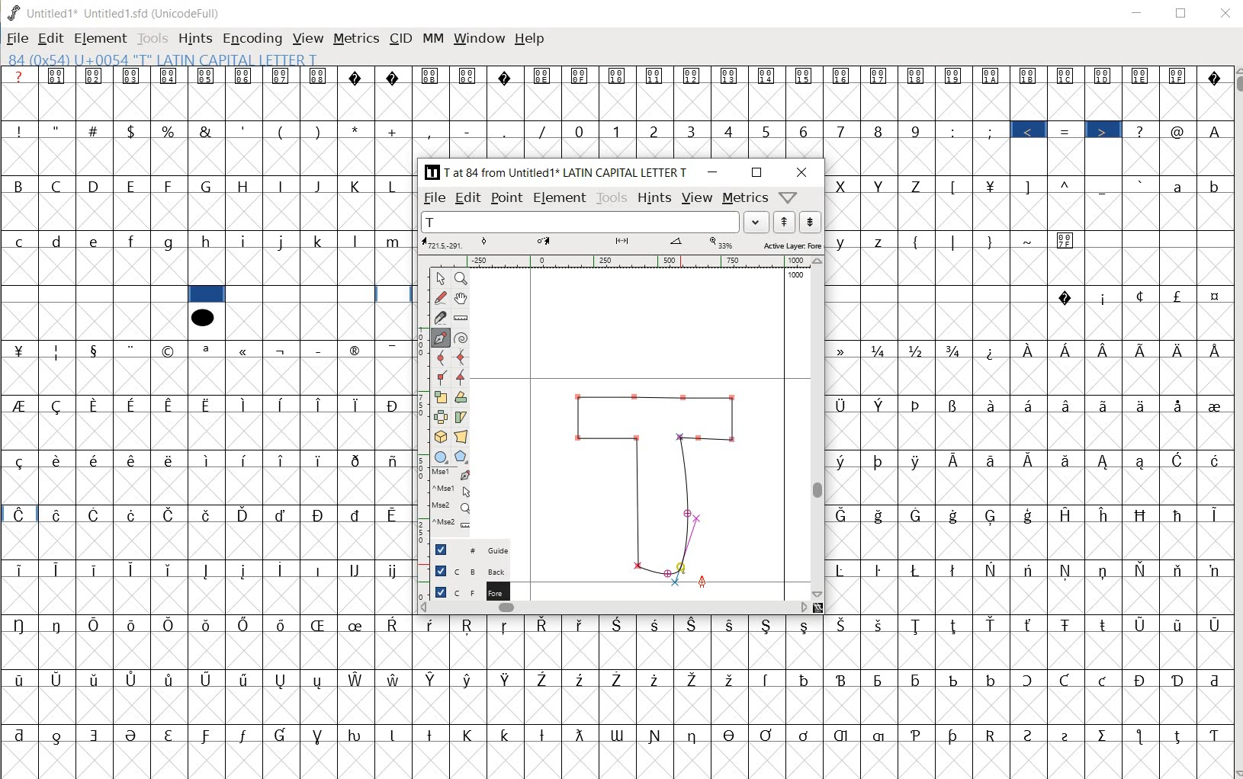  I want to click on Symbol, so click(843, 681).